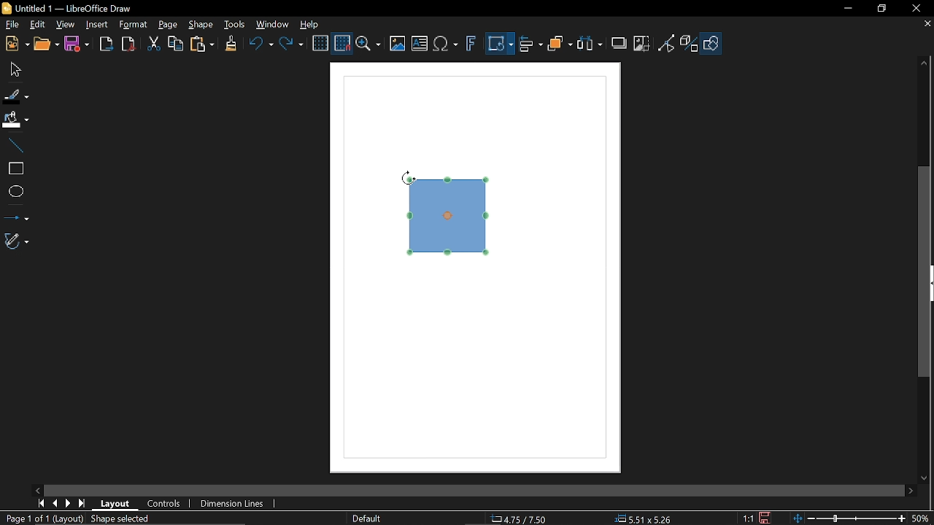 The image size is (934, 525). What do you see at coordinates (398, 44) in the screenshot?
I see `Insert image` at bounding box center [398, 44].